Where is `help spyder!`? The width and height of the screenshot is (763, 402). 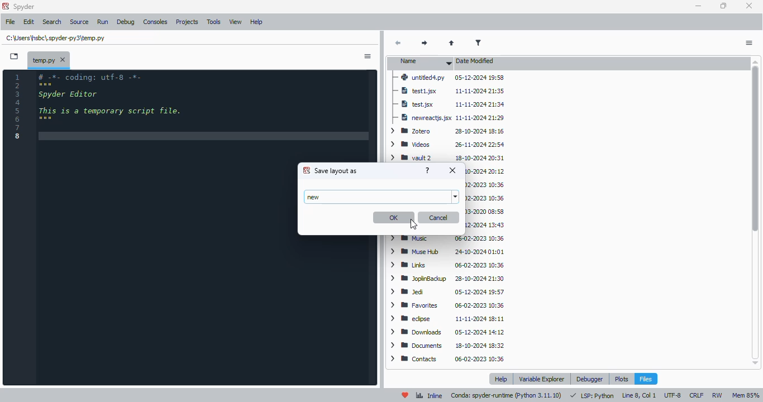 help spyder! is located at coordinates (406, 396).